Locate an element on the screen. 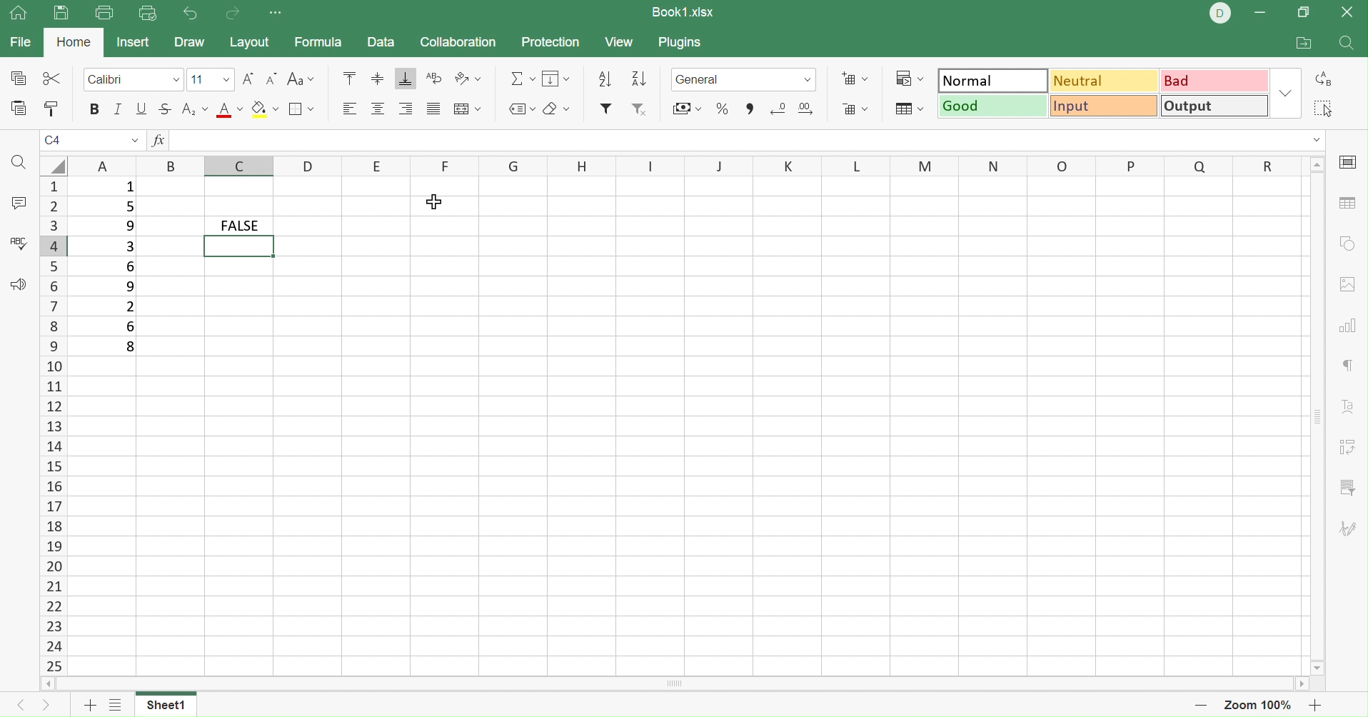  Signature settings is located at coordinates (1351, 526).